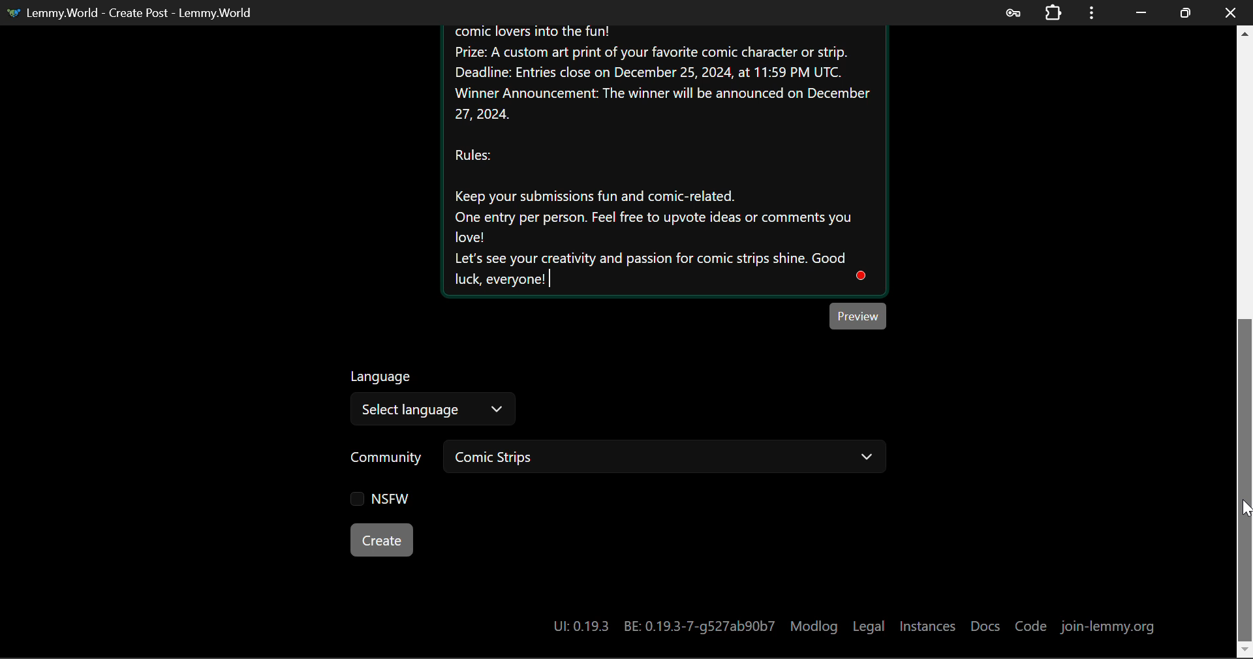 This screenshot has height=659, width=1253. Describe the element at coordinates (1053, 12) in the screenshot. I see `Extensions` at that location.